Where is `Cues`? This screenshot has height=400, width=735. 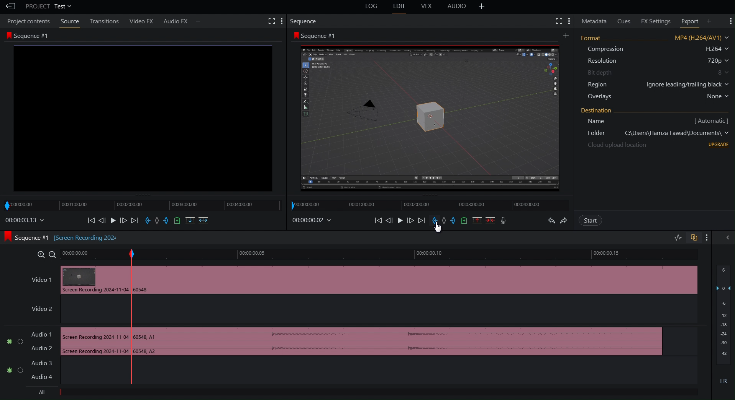 Cues is located at coordinates (625, 20).